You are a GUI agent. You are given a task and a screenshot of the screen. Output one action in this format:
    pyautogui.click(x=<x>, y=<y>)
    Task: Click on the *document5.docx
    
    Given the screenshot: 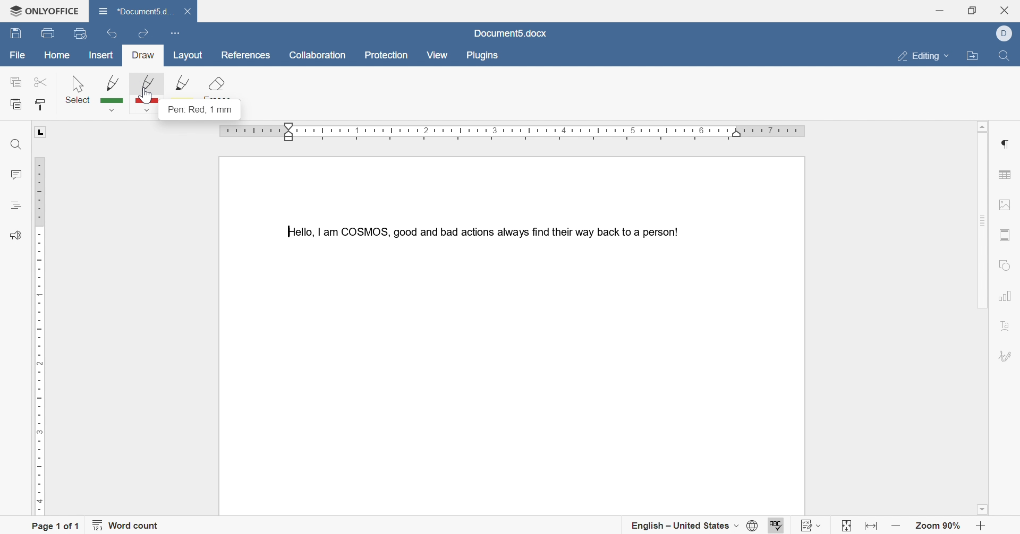 What is the action you would take?
    pyautogui.click(x=135, y=10)
    